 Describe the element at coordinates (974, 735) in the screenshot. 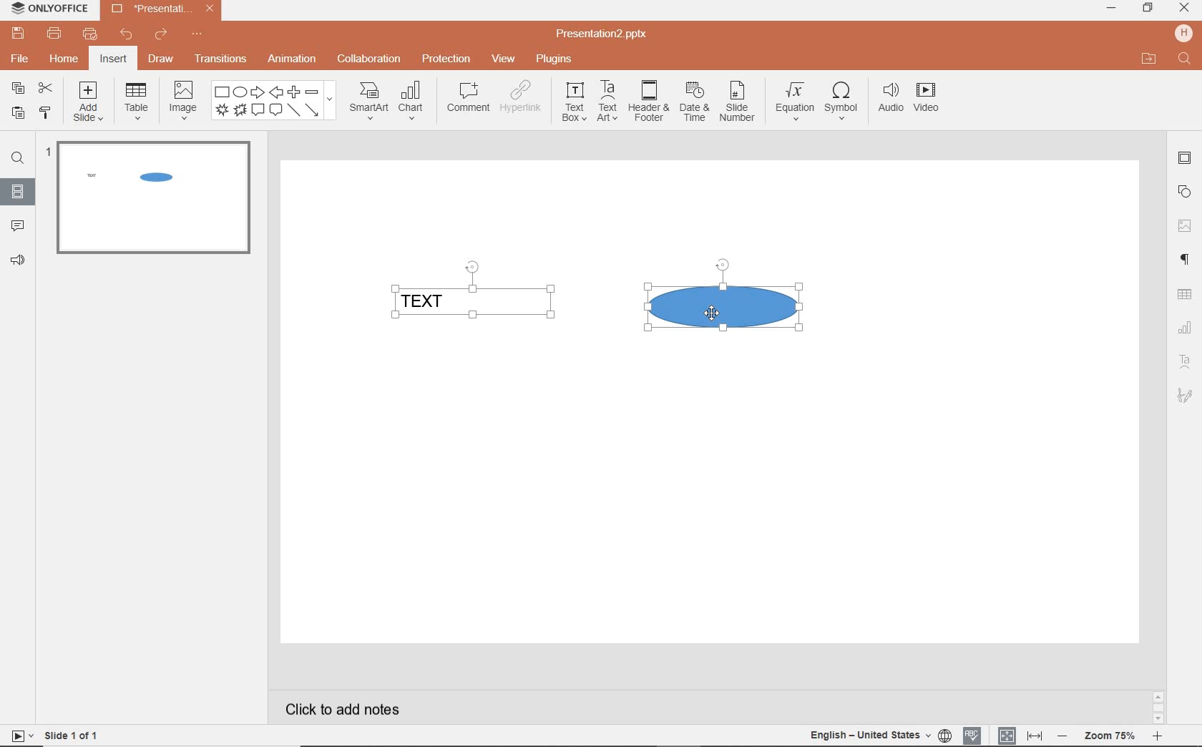

I see `SPELL CHECKING` at that location.